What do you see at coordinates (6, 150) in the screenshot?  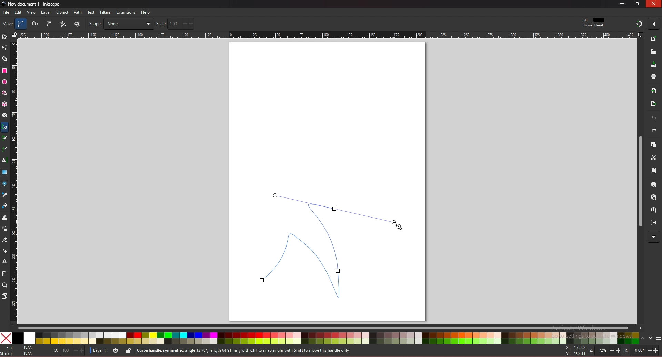 I see `calligraphy` at bounding box center [6, 150].